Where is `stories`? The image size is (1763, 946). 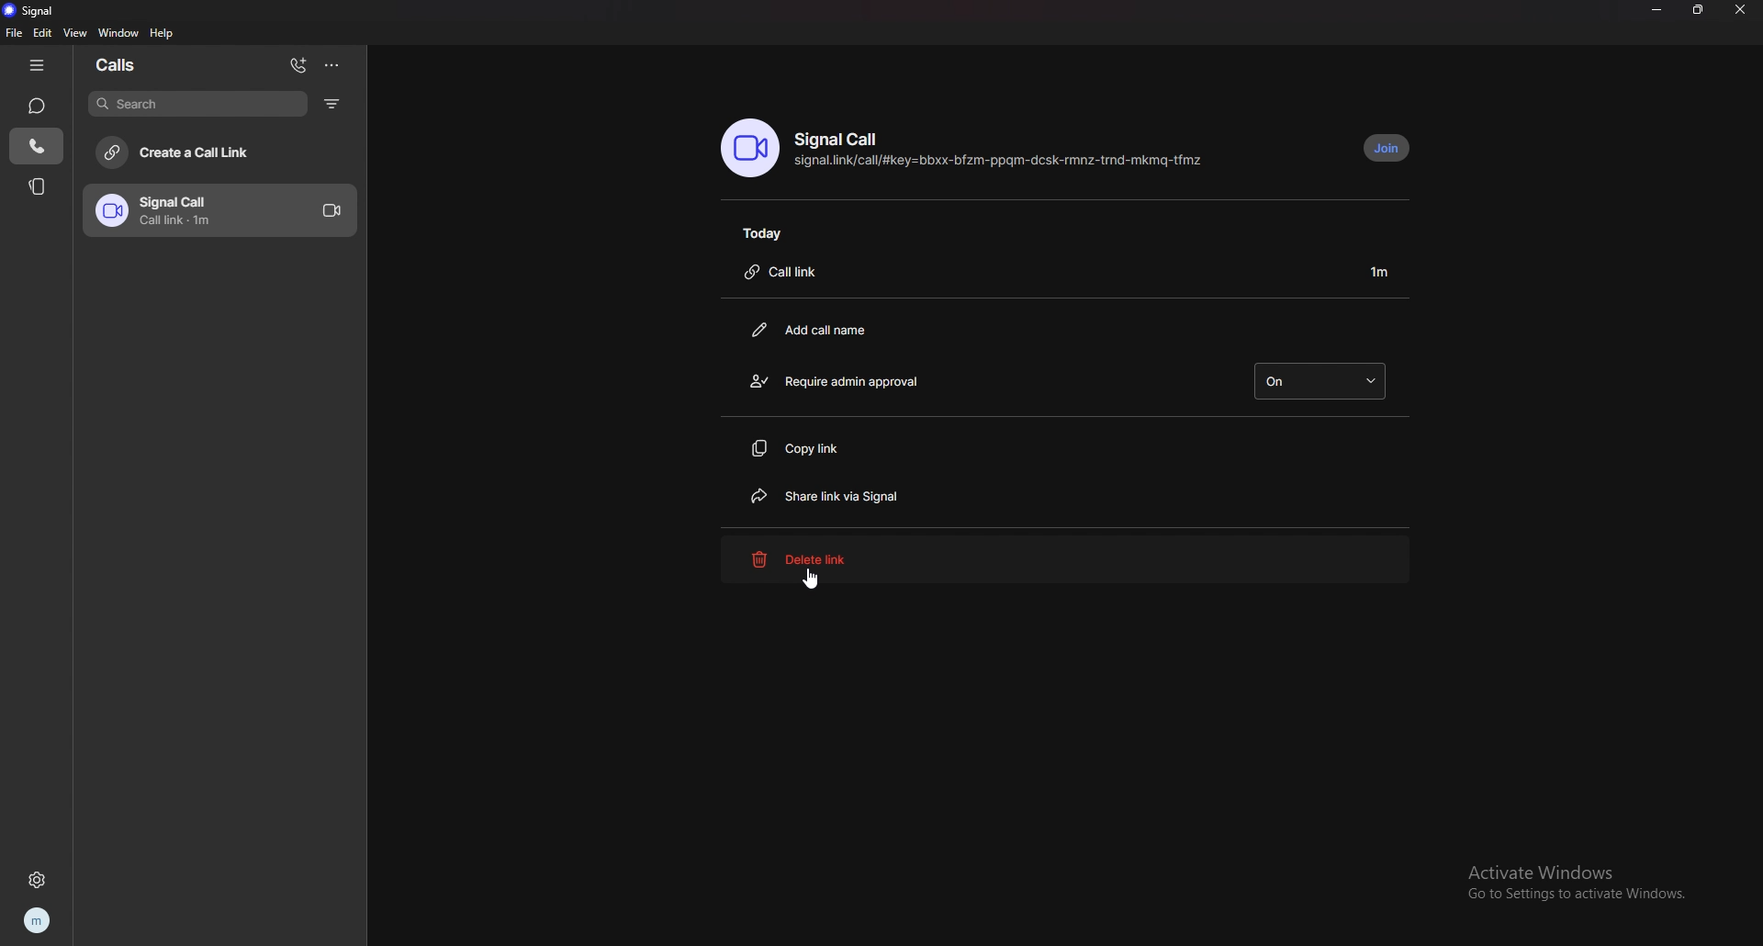 stories is located at coordinates (38, 186).